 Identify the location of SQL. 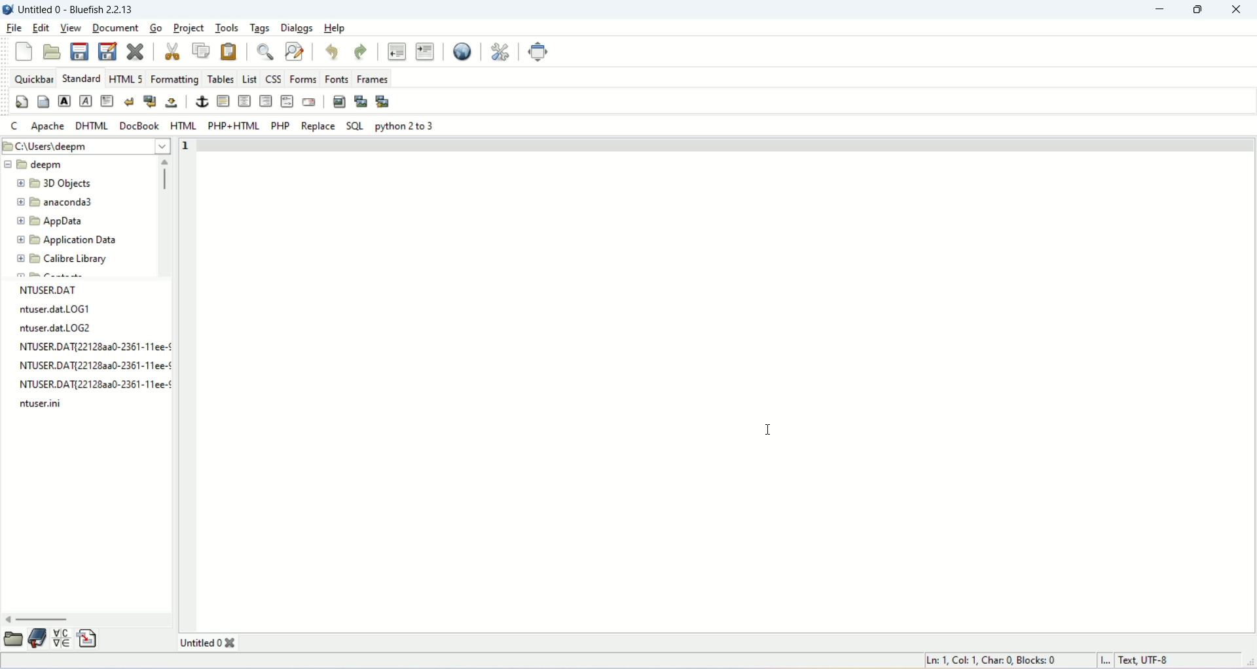
(355, 126).